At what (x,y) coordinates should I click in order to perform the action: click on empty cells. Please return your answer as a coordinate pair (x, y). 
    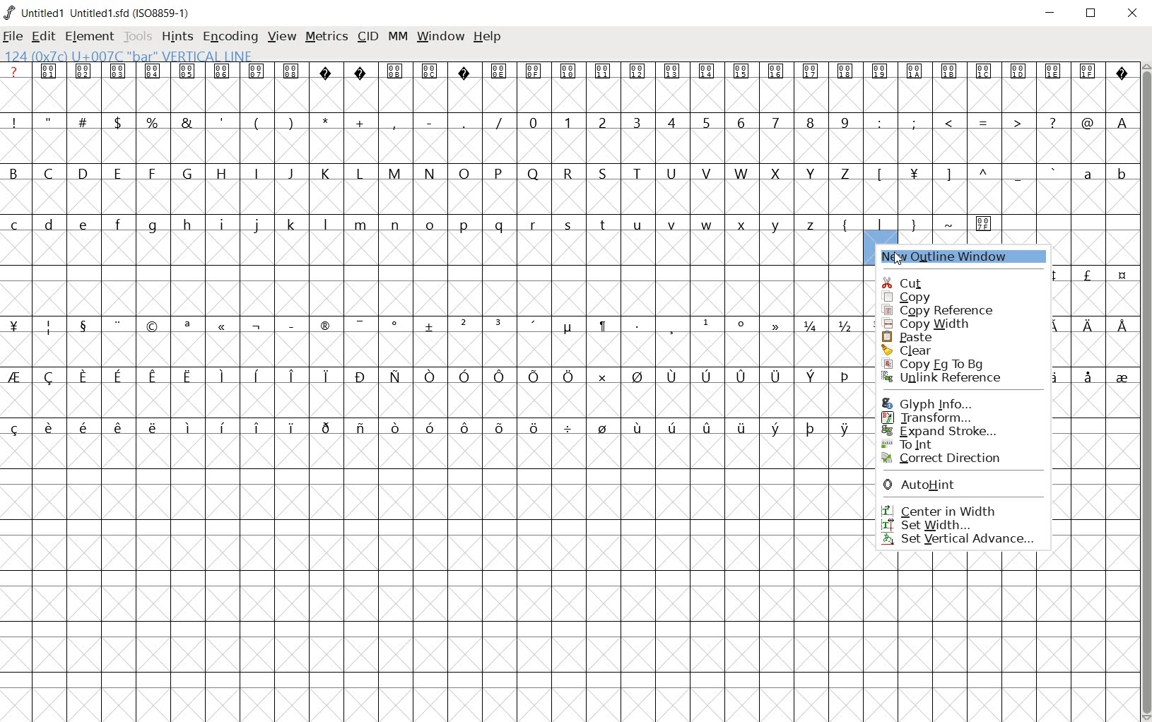
    Looking at the image, I should click on (1090, 247).